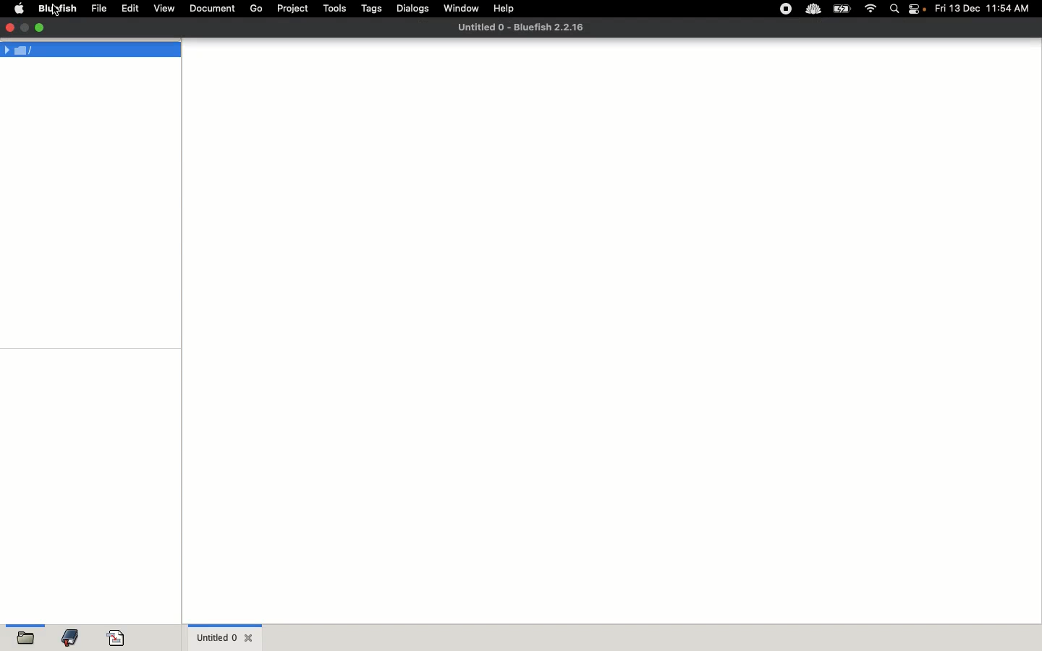 The height and width of the screenshot is (651, 1042). What do you see at coordinates (71, 640) in the screenshot?
I see `Bookmark` at bounding box center [71, 640].